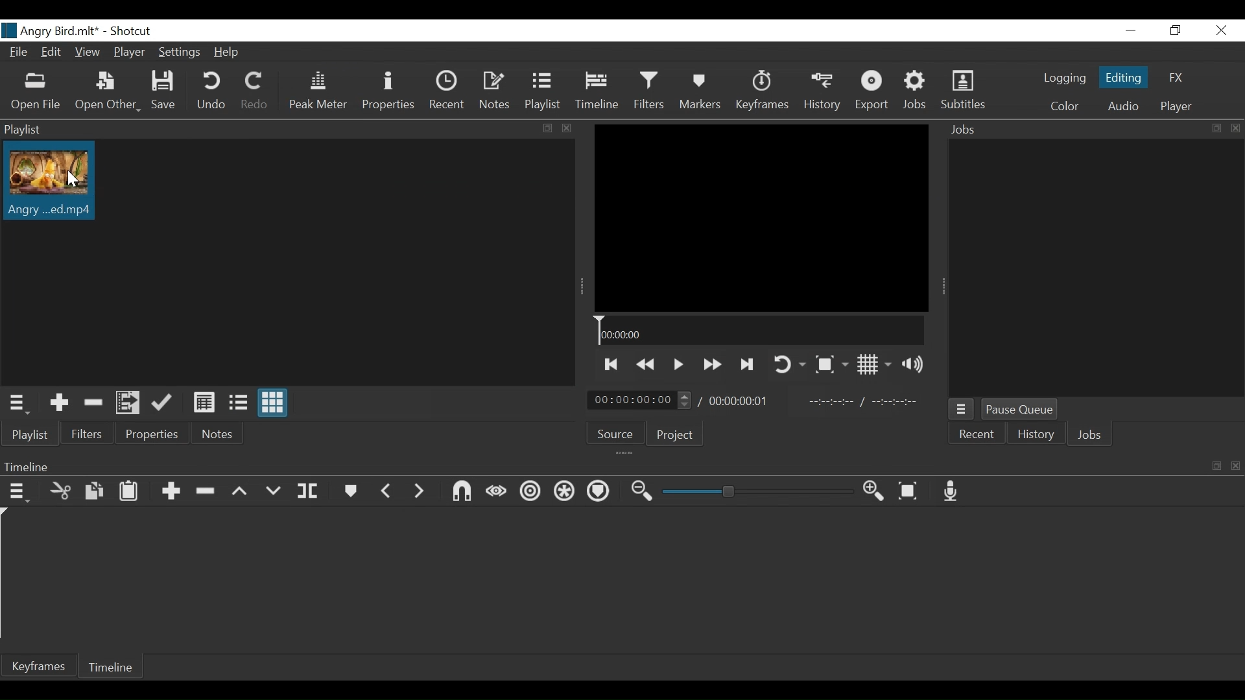  Describe the element at coordinates (644, 491) in the screenshot. I see `Zoom timeline out` at that location.